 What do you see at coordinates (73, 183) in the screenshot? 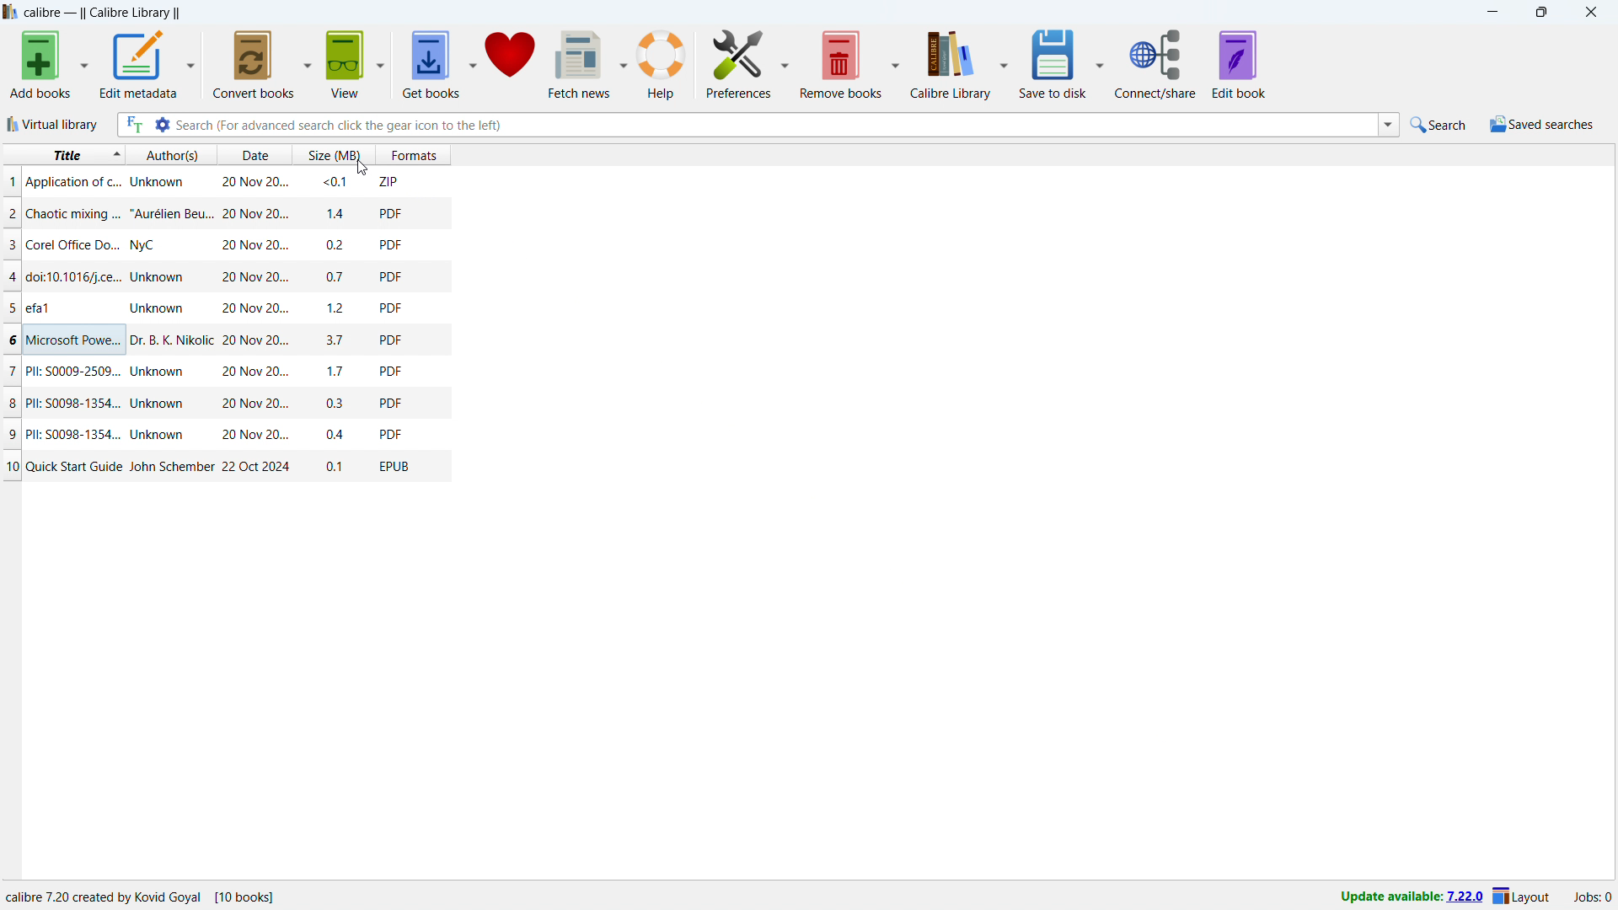
I see `title` at bounding box center [73, 183].